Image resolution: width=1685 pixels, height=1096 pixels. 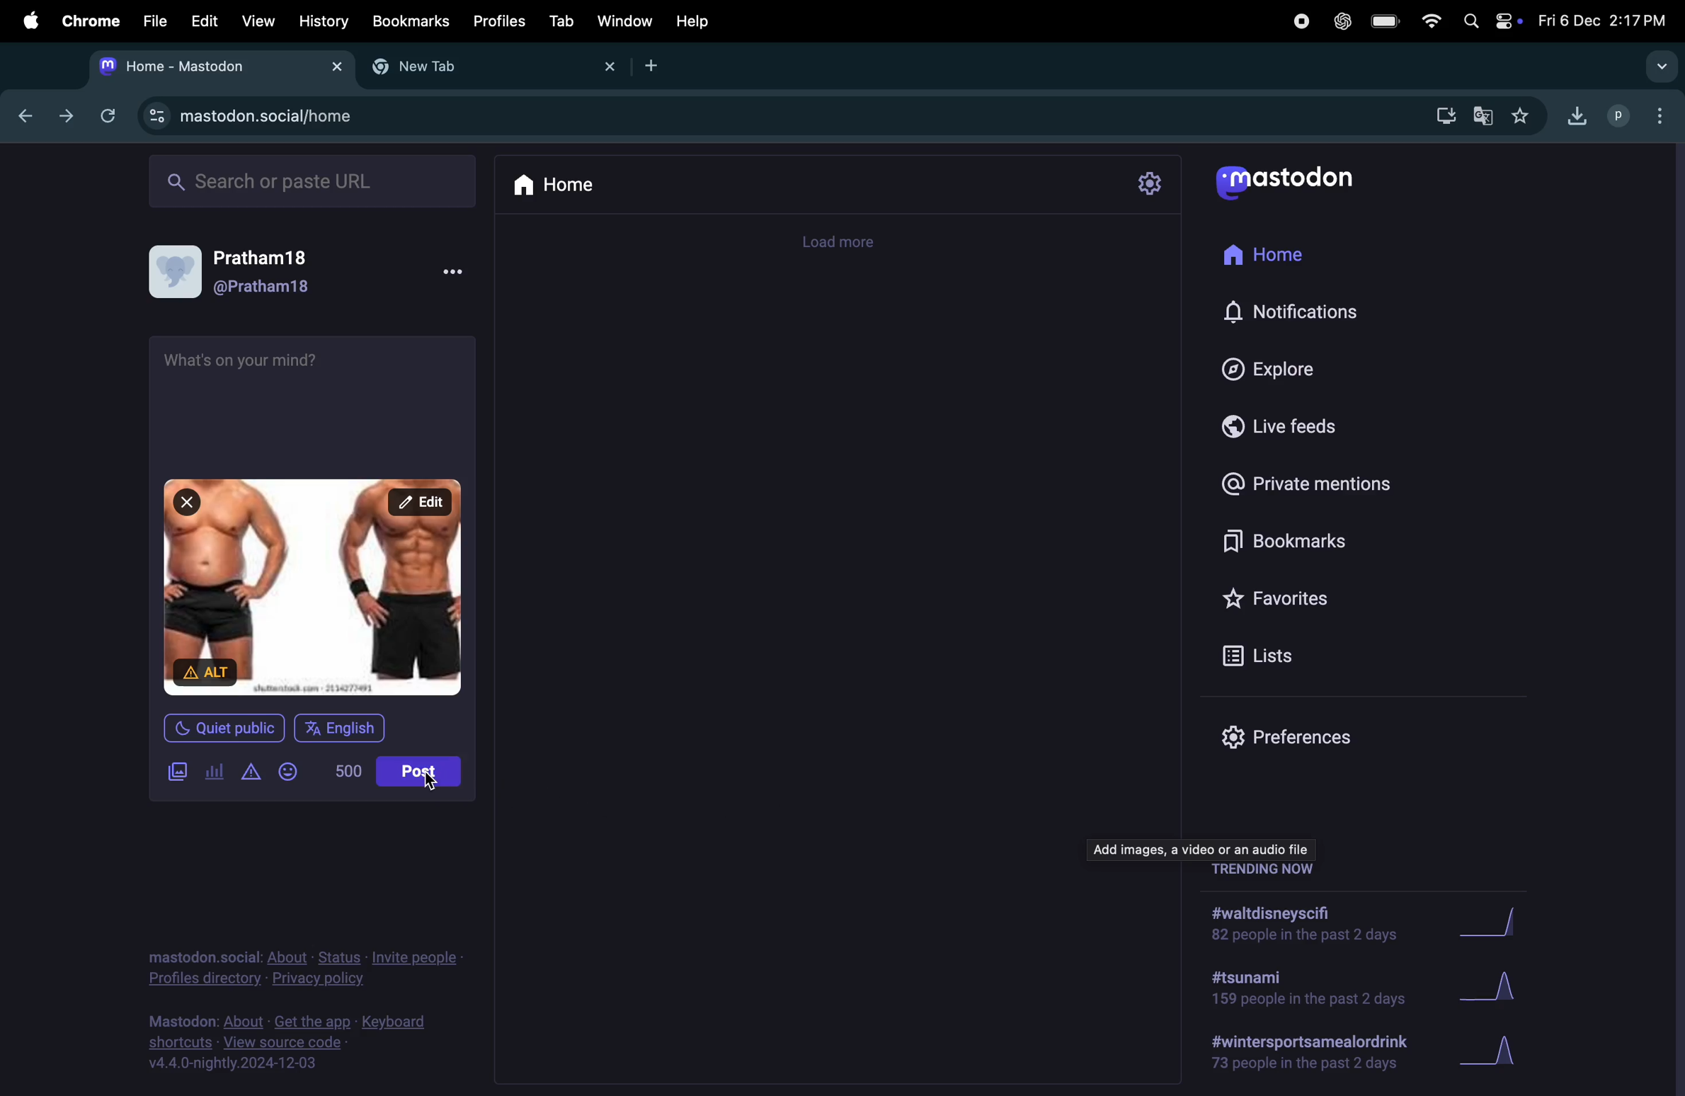 I want to click on date and time, so click(x=1601, y=20).